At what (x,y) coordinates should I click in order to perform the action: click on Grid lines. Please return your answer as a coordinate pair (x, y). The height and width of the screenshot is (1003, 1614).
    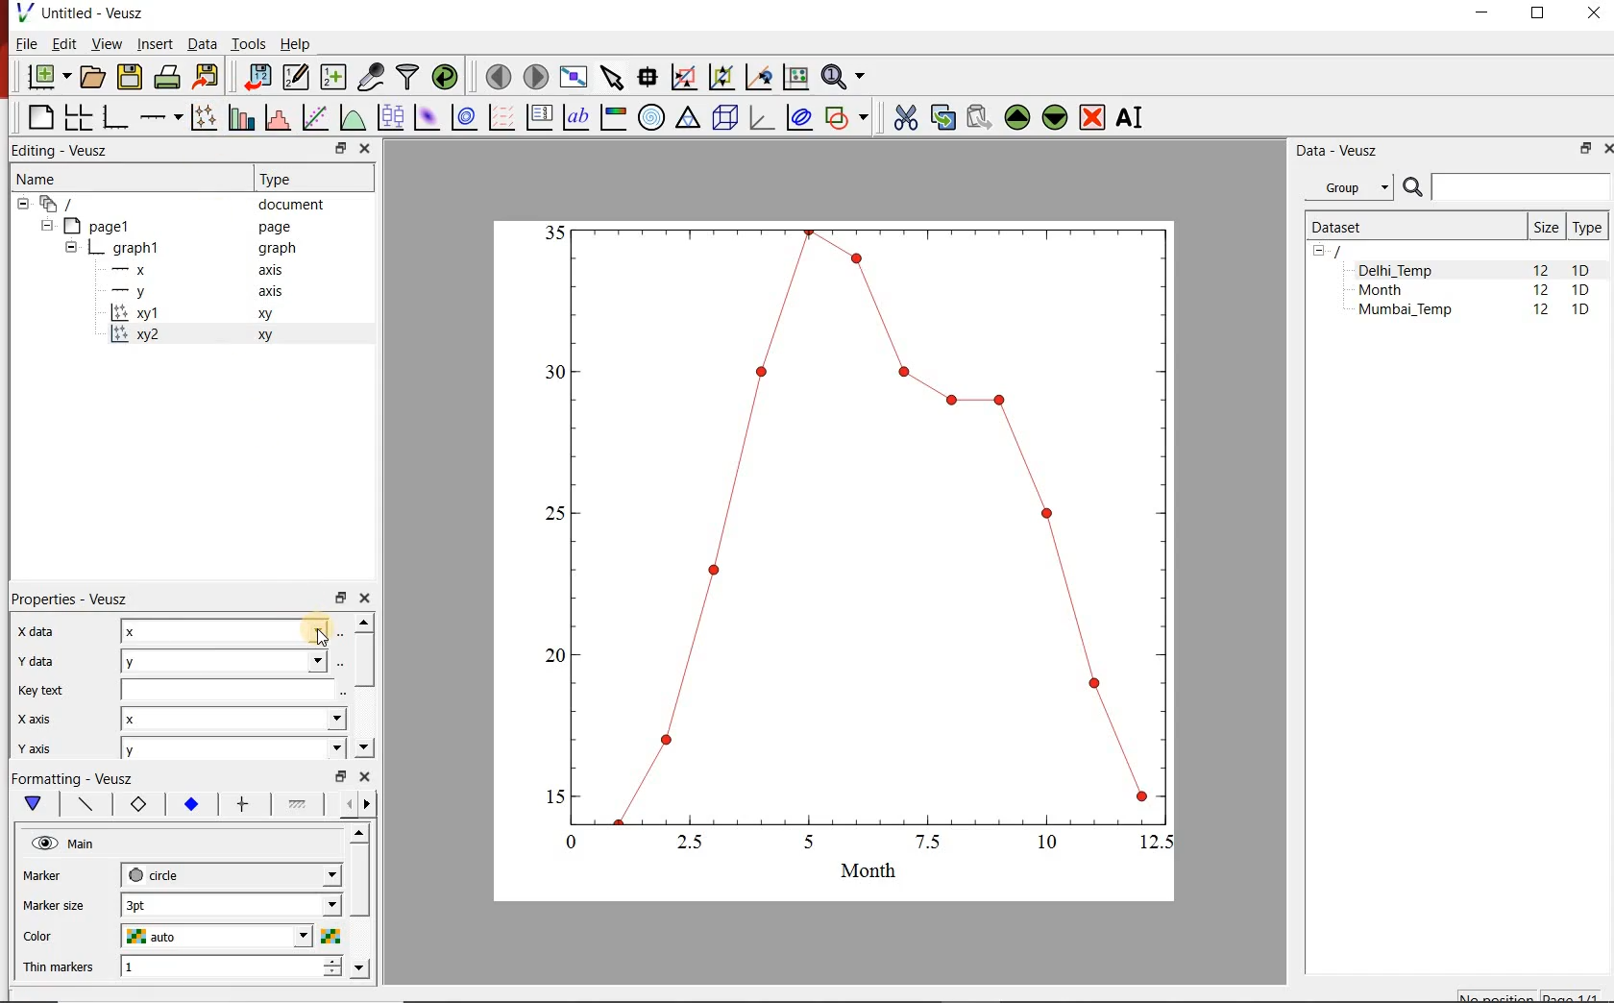
    Looking at the image, I should click on (358, 806).